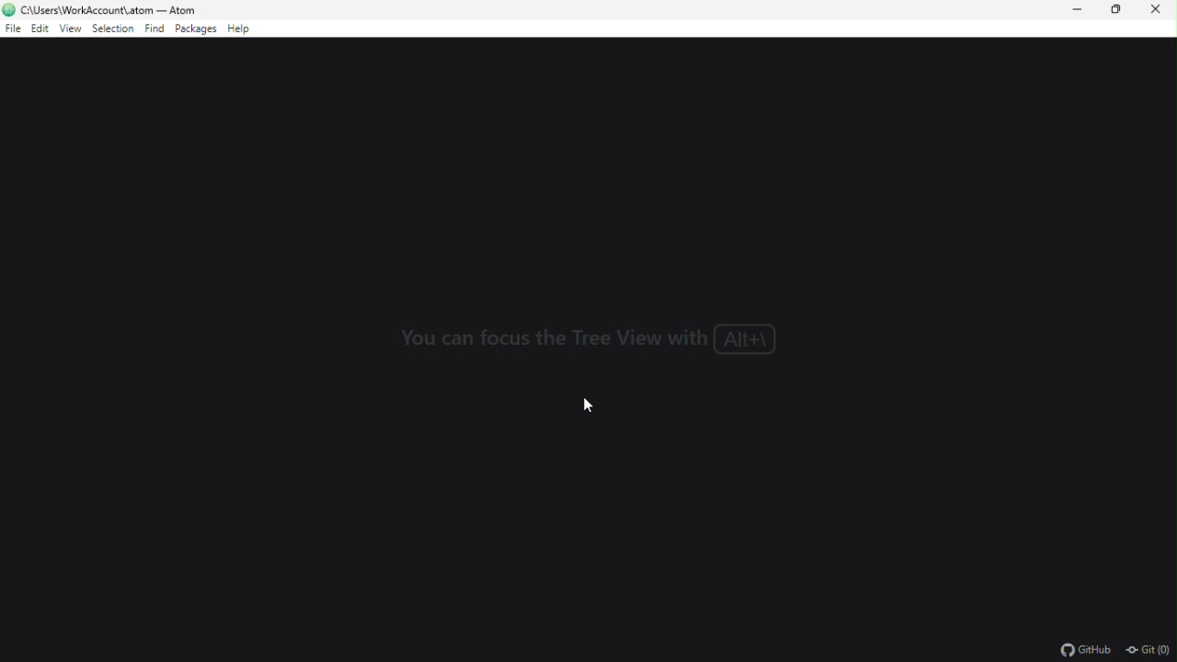 The width and height of the screenshot is (1177, 662). Describe the element at coordinates (195, 29) in the screenshot. I see `packages` at that location.